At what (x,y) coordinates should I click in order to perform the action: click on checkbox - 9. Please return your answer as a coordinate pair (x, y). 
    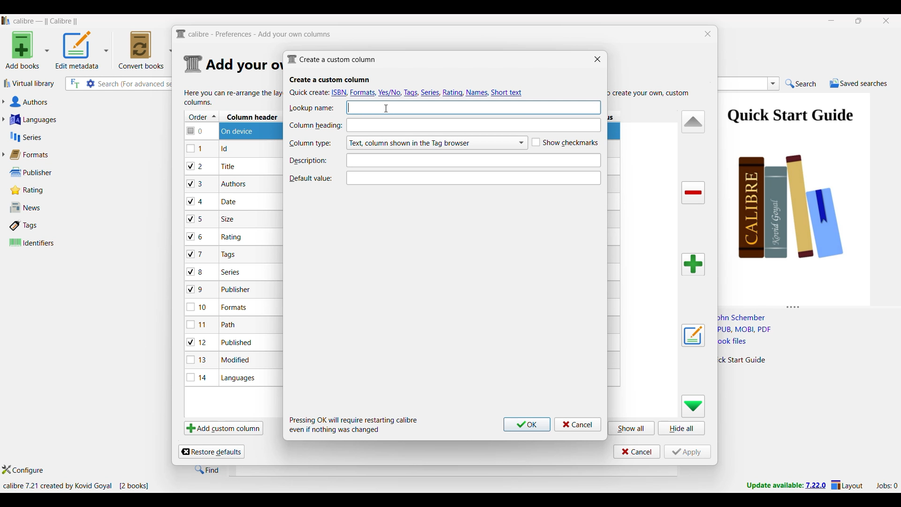
    Looking at the image, I should click on (195, 290).